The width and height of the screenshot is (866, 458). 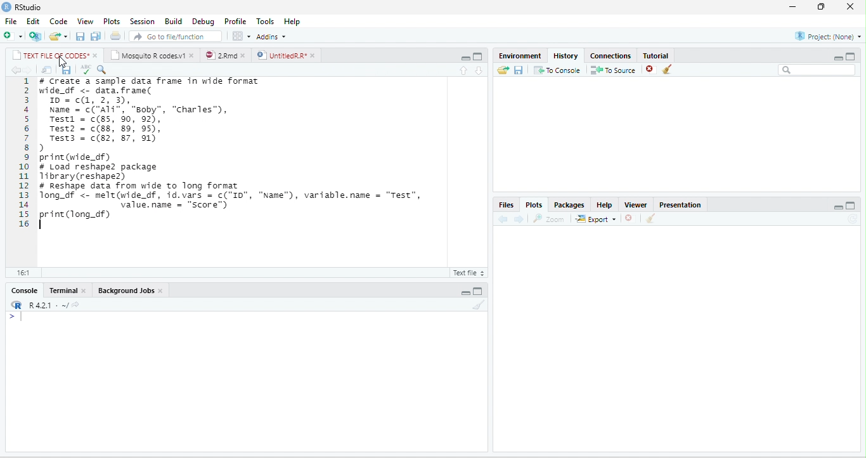 What do you see at coordinates (611, 56) in the screenshot?
I see `Connections` at bounding box center [611, 56].